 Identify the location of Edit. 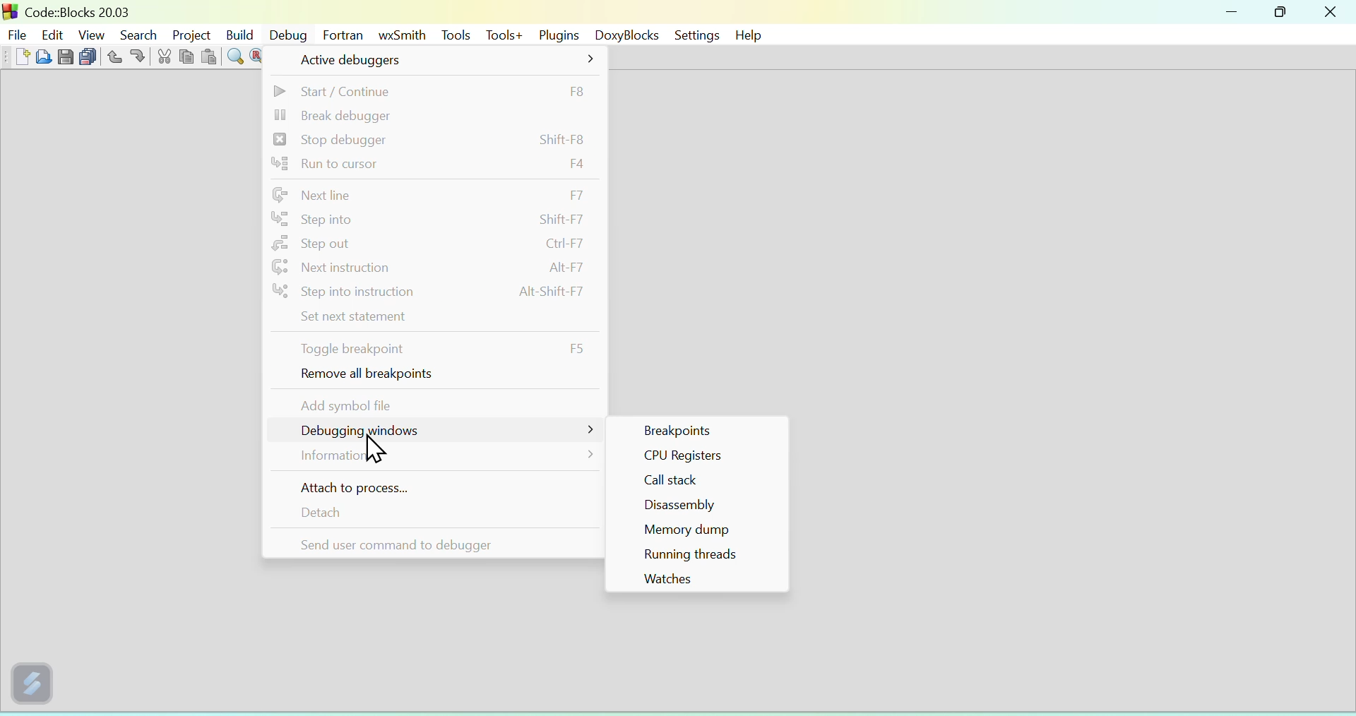
(54, 34).